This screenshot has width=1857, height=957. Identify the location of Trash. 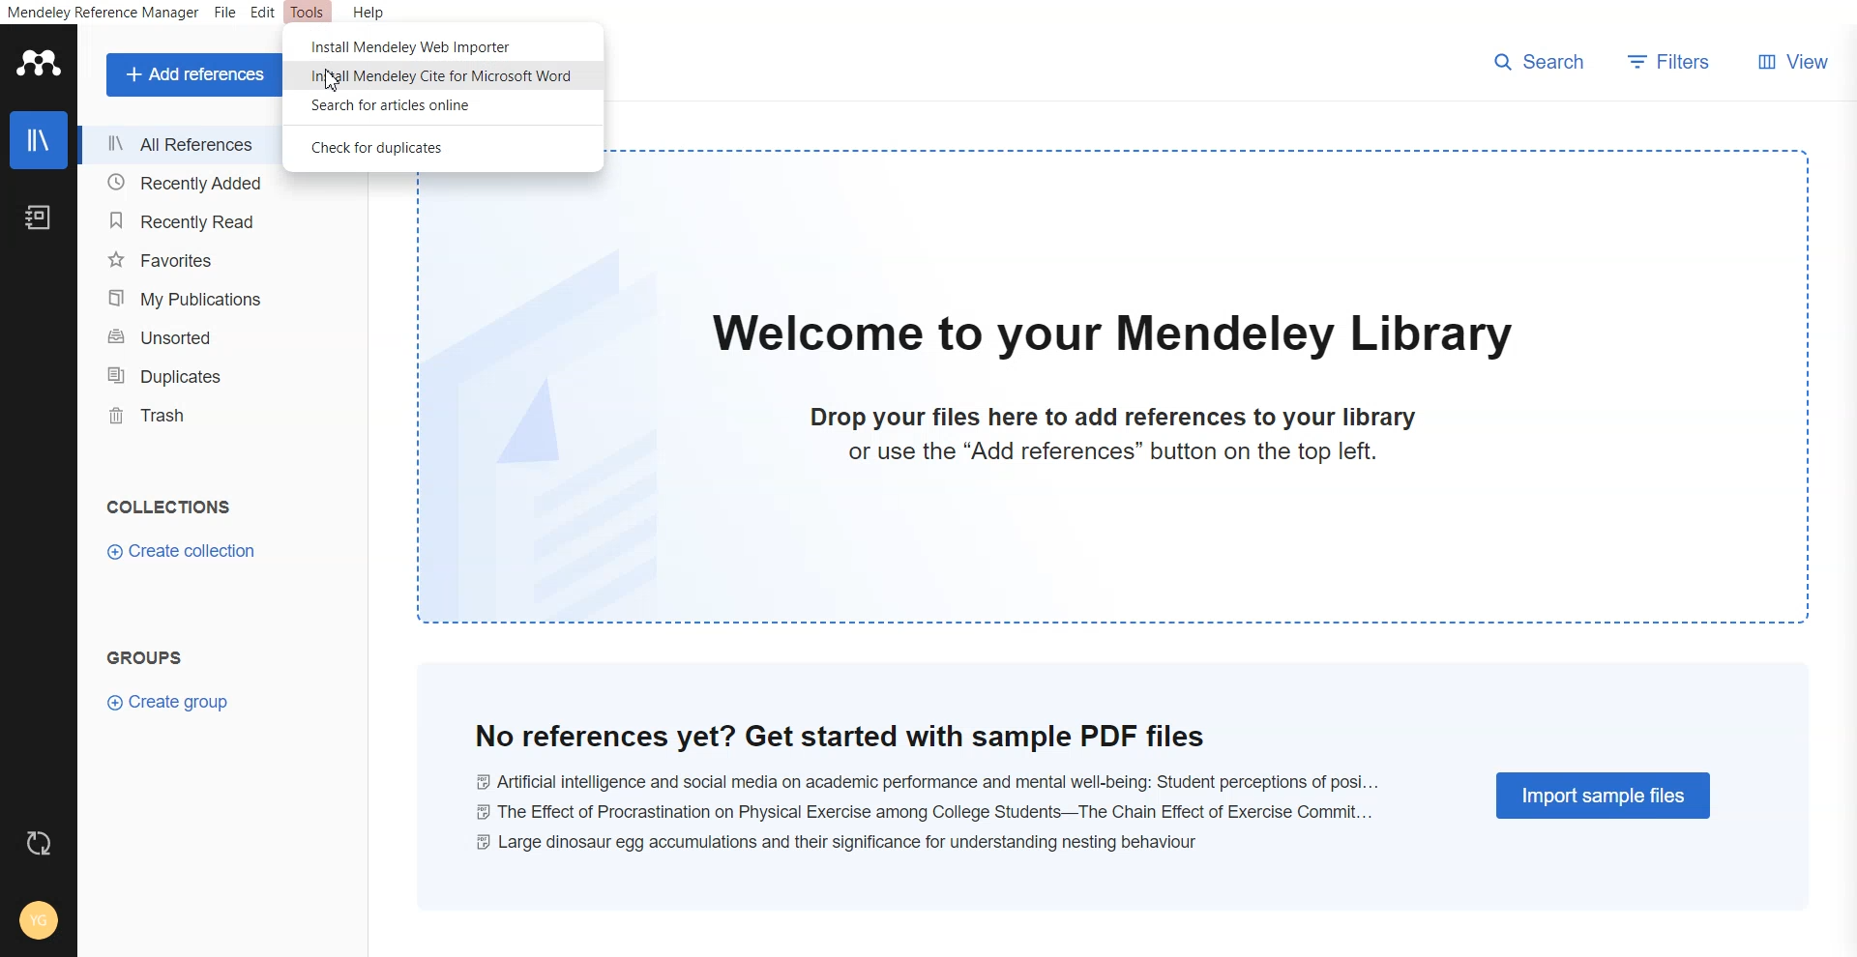
(221, 413).